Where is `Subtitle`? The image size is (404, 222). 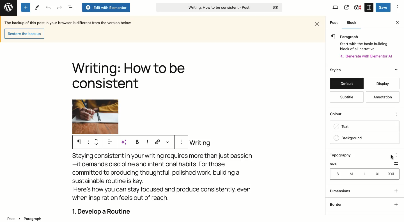
Subtitle is located at coordinates (346, 97).